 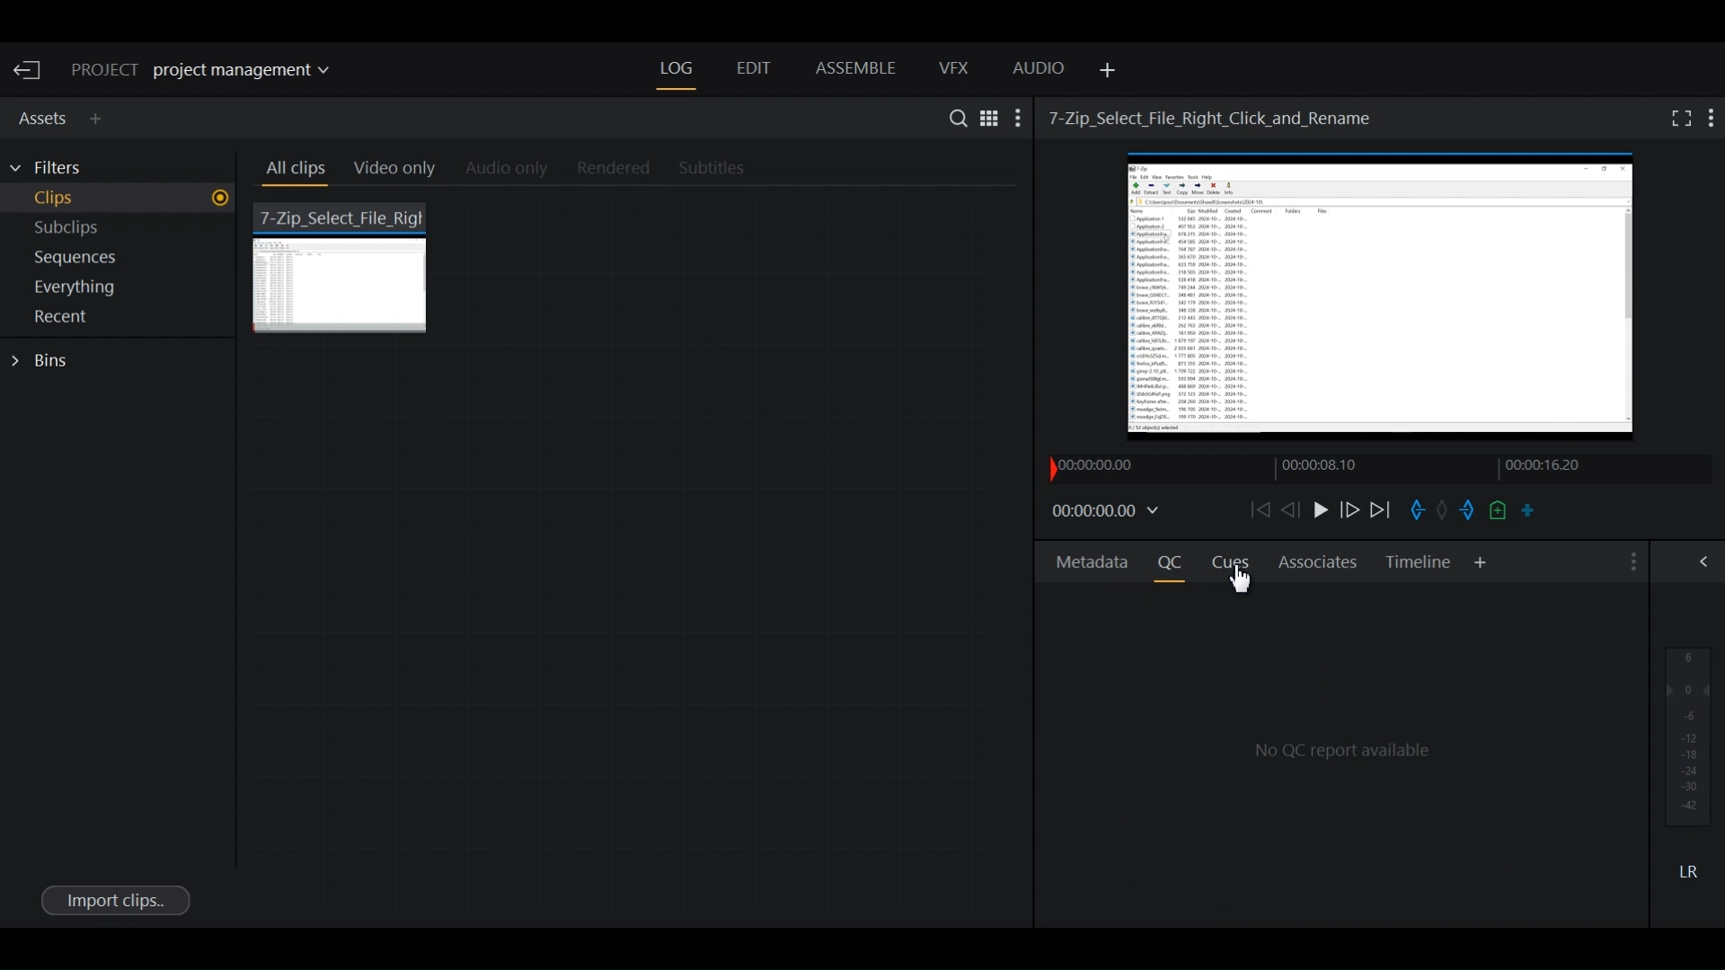 I want to click on Timeline, so click(x=1340, y=468).